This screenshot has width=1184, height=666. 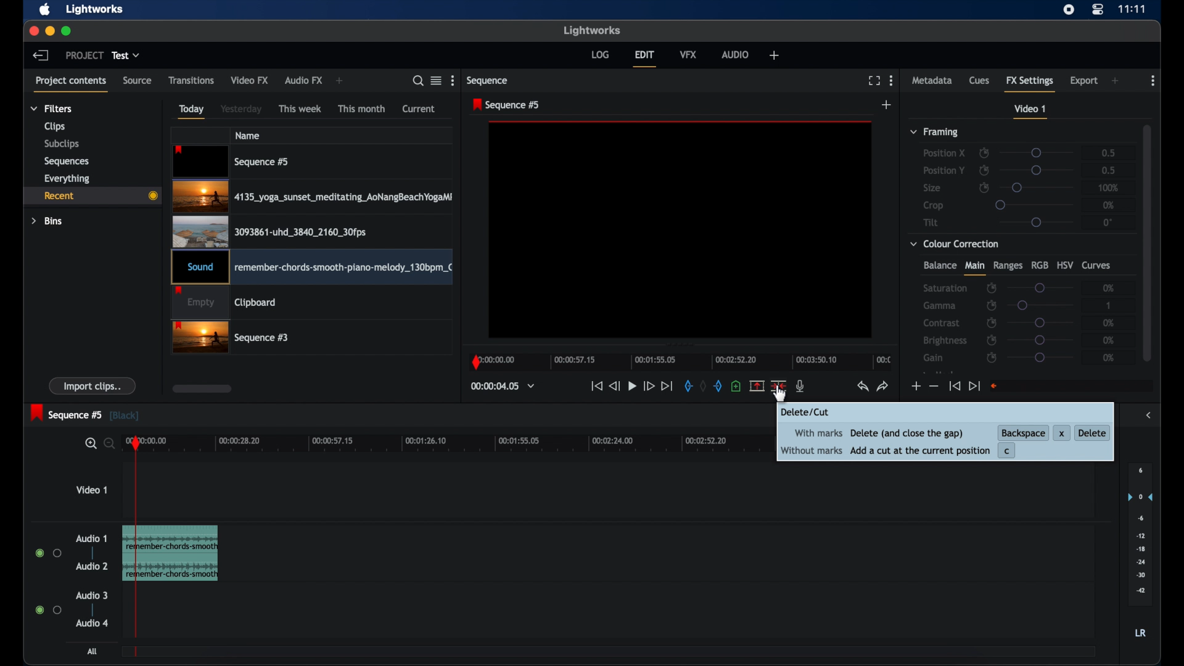 What do you see at coordinates (418, 81) in the screenshot?
I see `search` at bounding box center [418, 81].